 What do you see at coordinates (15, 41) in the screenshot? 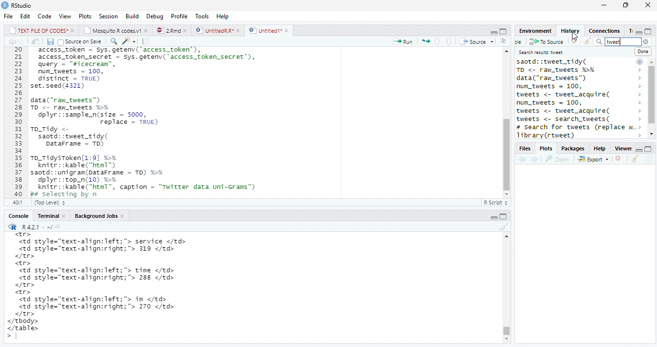
I see `go bckward` at bounding box center [15, 41].